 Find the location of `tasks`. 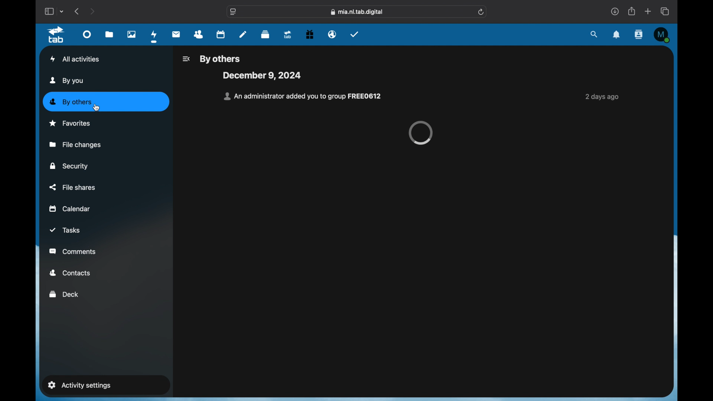

tasks is located at coordinates (355, 34).